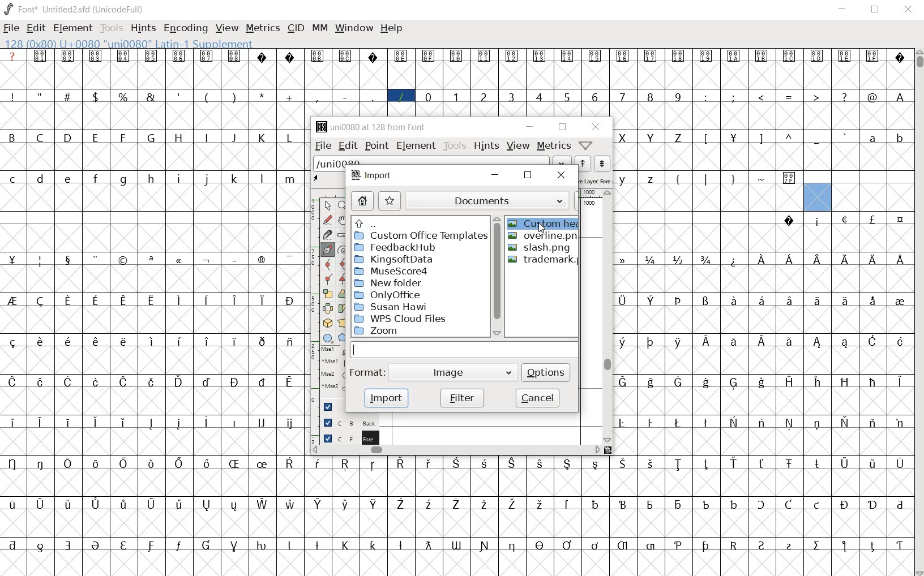 The height and width of the screenshot is (576, 924). What do you see at coordinates (319, 28) in the screenshot?
I see `MM` at bounding box center [319, 28].